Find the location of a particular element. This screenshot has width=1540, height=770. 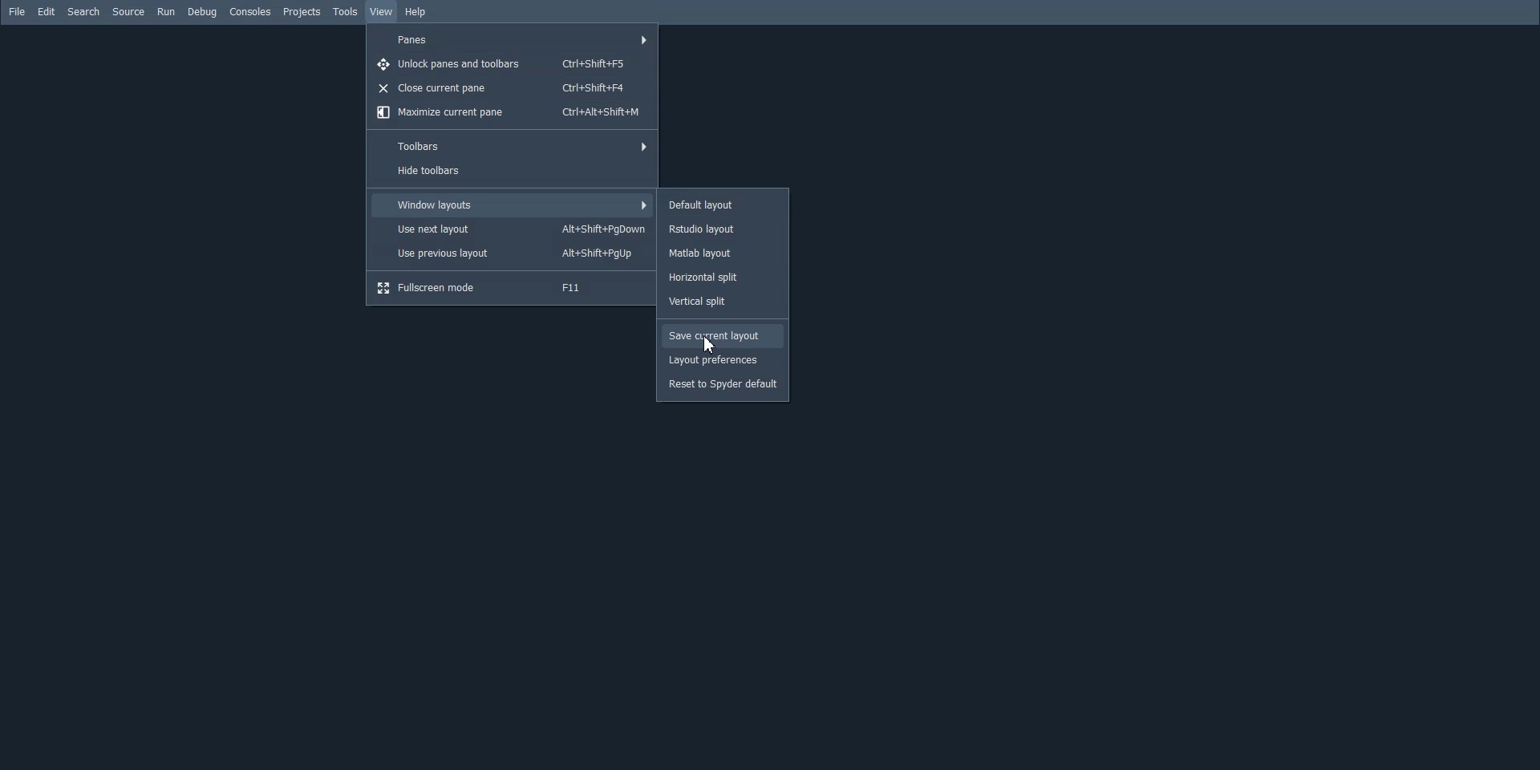

Use Previous layout is located at coordinates (510, 253).